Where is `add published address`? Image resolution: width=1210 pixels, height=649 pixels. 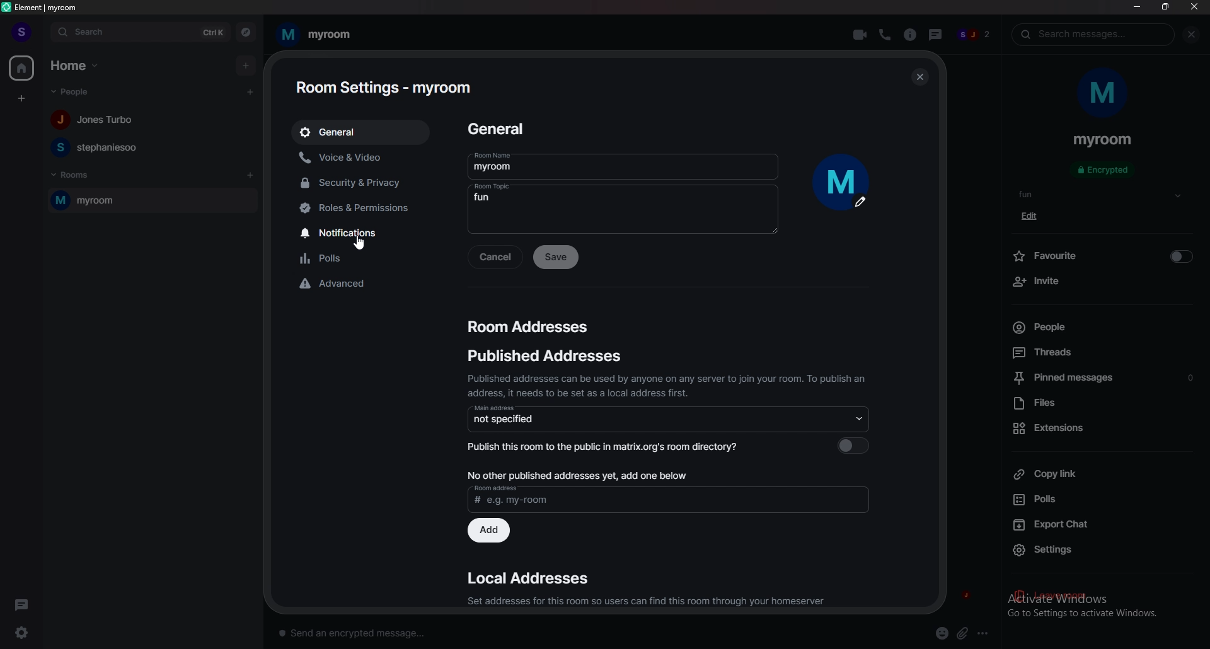
add published address is located at coordinates (669, 489).